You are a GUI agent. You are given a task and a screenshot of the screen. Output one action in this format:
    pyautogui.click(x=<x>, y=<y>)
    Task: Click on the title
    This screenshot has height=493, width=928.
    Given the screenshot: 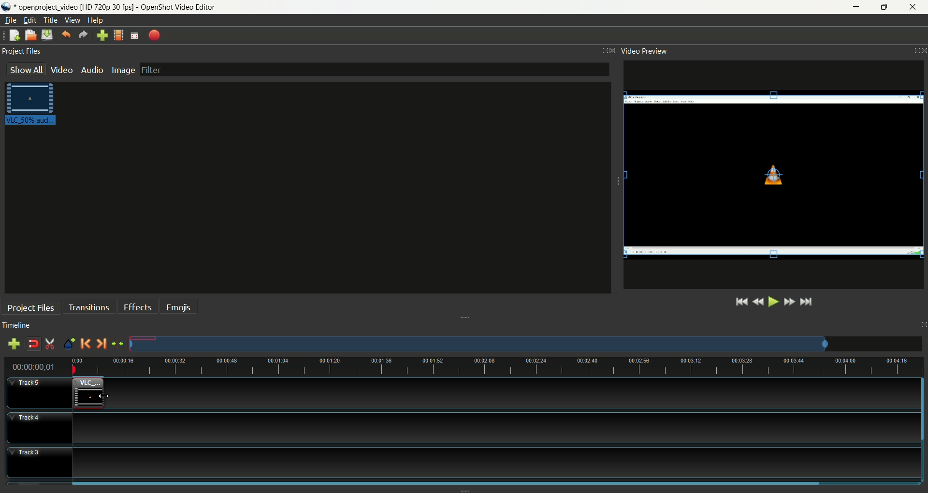 What is the action you would take?
    pyautogui.click(x=51, y=20)
    